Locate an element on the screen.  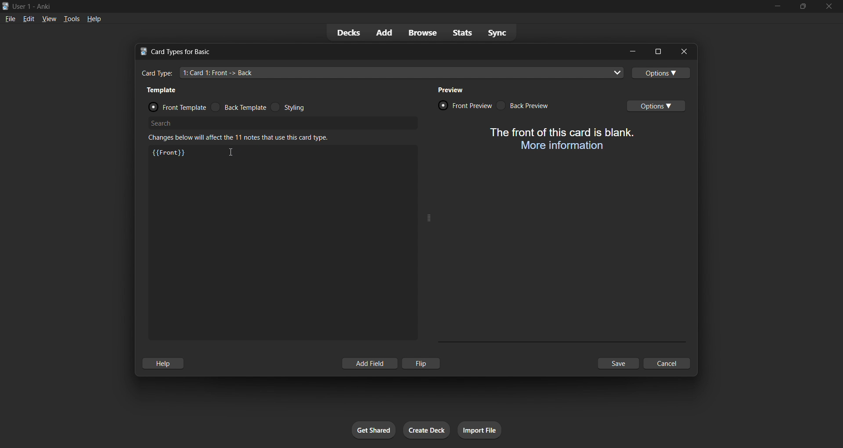
cursor is located at coordinates (233, 154).